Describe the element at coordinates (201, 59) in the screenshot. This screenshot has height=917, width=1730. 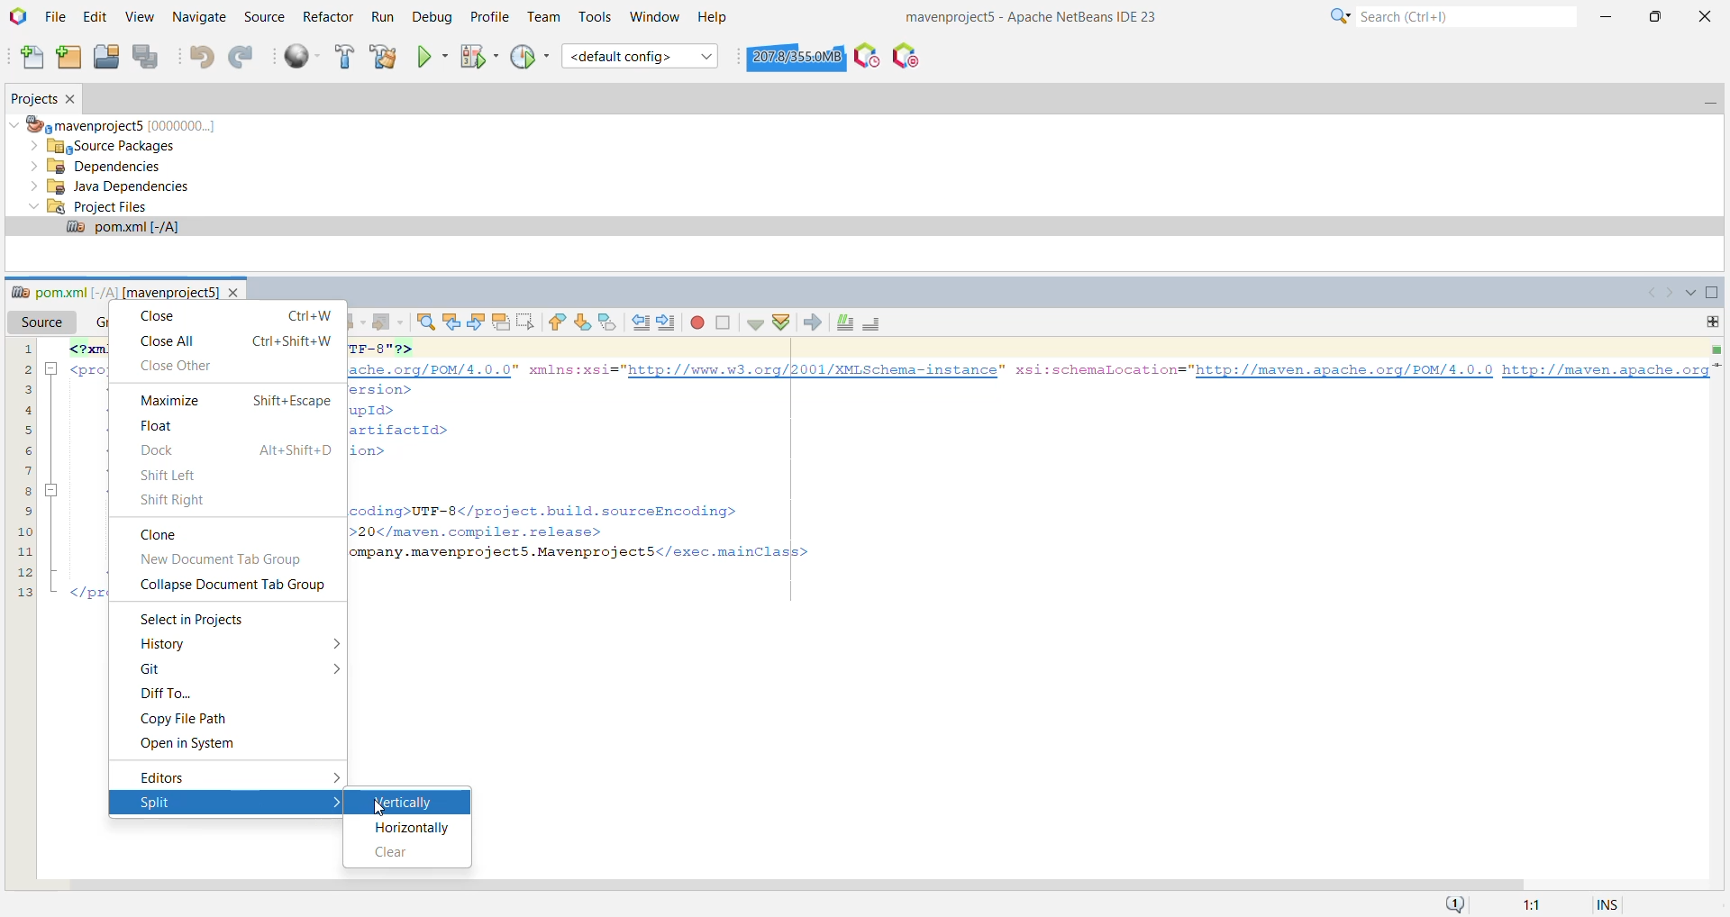
I see `Undo` at that location.